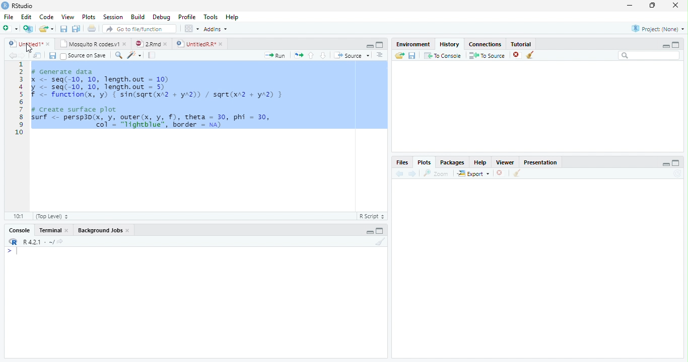  Describe the element at coordinates (17, 6) in the screenshot. I see `RStudio` at that location.